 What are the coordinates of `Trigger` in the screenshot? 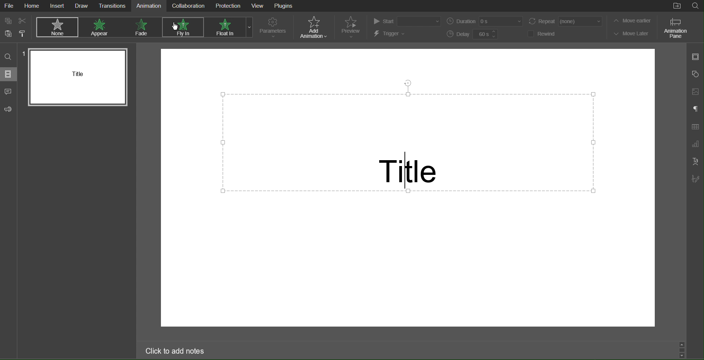 It's located at (390, 34).